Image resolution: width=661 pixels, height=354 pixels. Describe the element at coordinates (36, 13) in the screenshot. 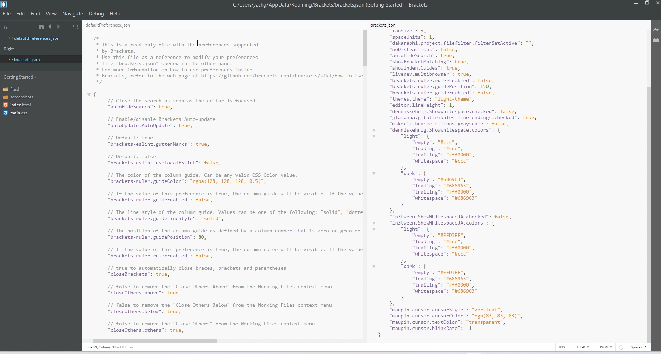

I see `Find` at that location.